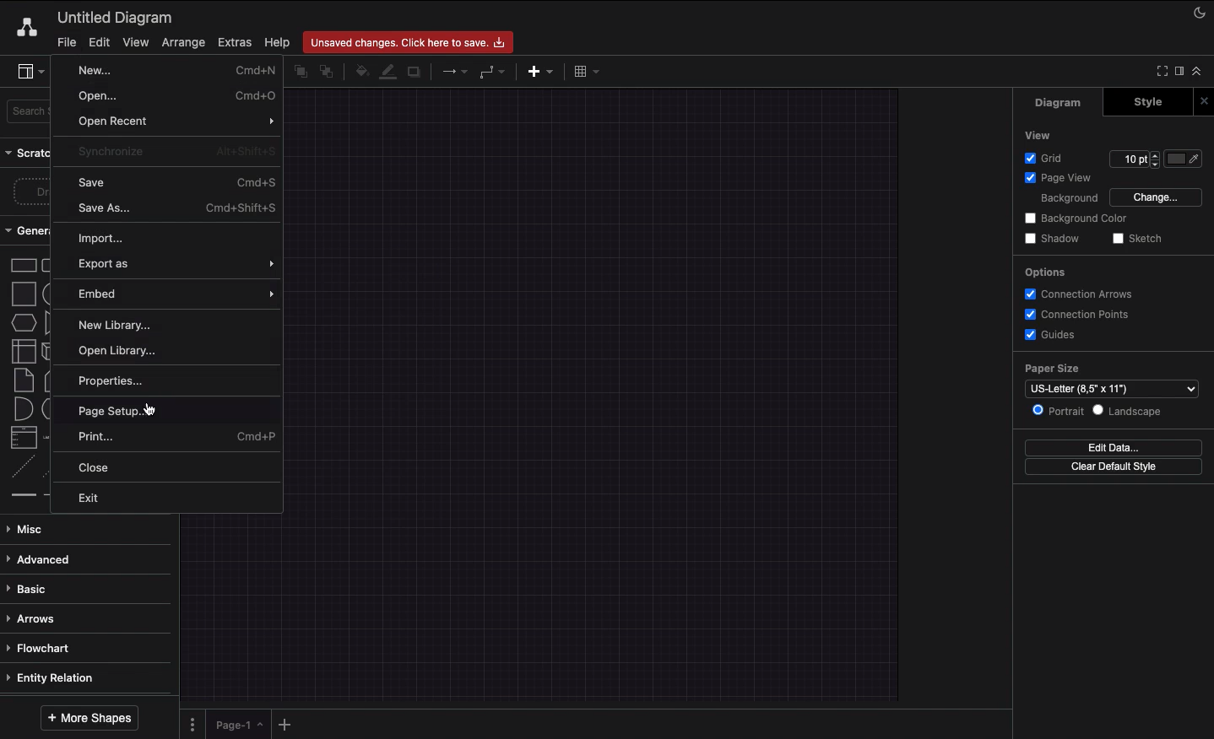 The image size is (1214, 739). What do you see at coordinates (88, 718) in the screenshot?
I see `More shapes` at bounding box center [88, 718].